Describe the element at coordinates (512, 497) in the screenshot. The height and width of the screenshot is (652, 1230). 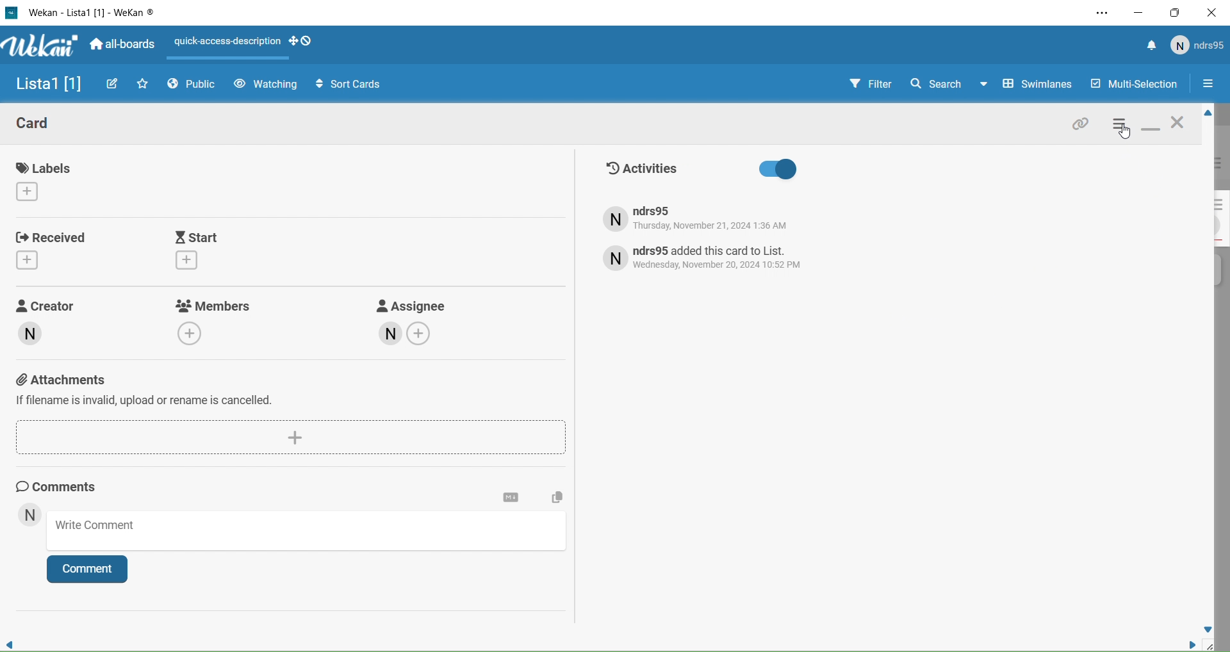
I see `Card` at that location.